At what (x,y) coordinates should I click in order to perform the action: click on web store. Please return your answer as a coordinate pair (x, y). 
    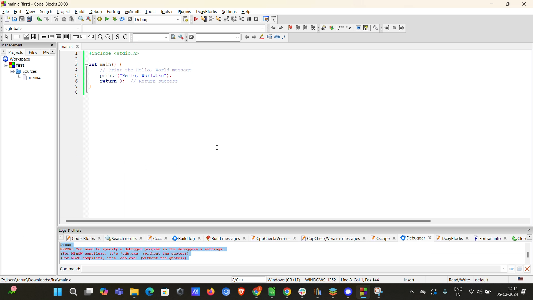
    Looking at the image, I should click on (163, 292).